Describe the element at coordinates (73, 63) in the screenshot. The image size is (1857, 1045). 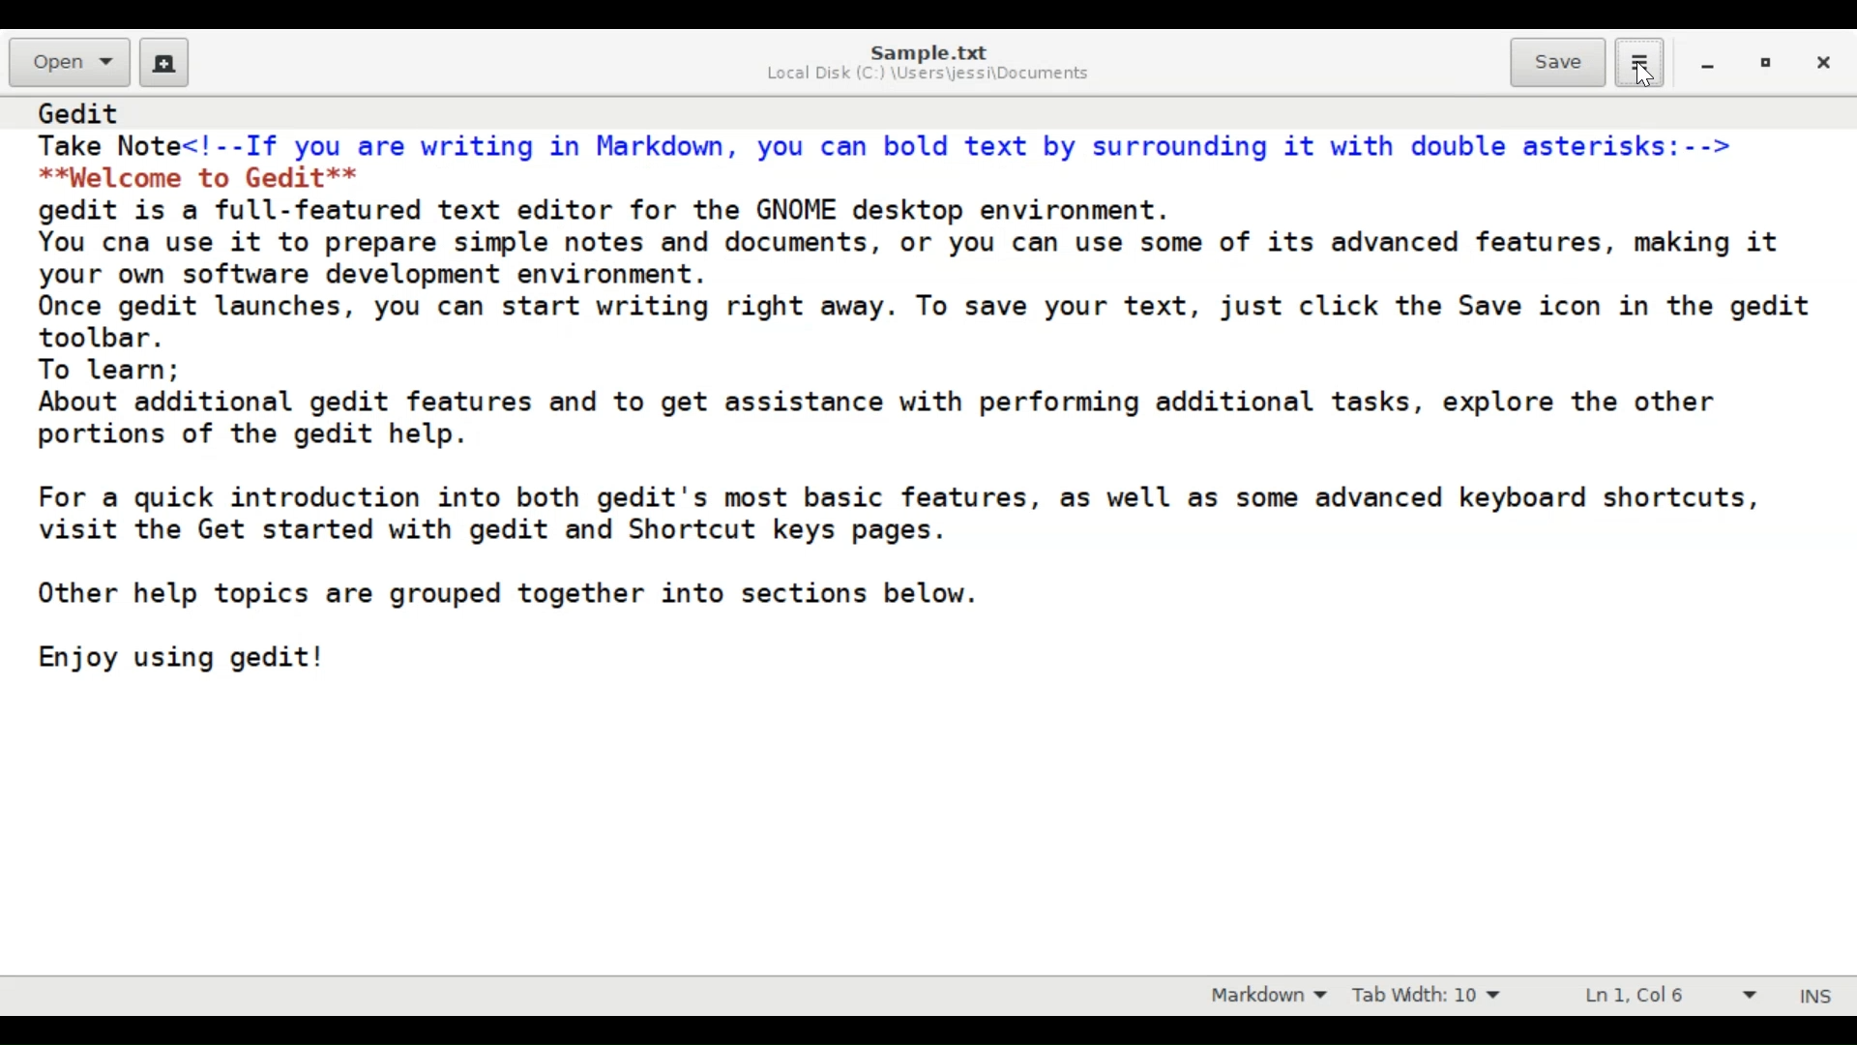
I see `Open` at that location.